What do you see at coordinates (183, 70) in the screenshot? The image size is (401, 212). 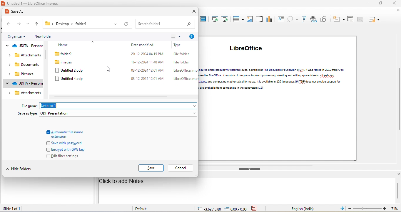 I see `LibreOffice.Img` at bounding box center [183, 70].